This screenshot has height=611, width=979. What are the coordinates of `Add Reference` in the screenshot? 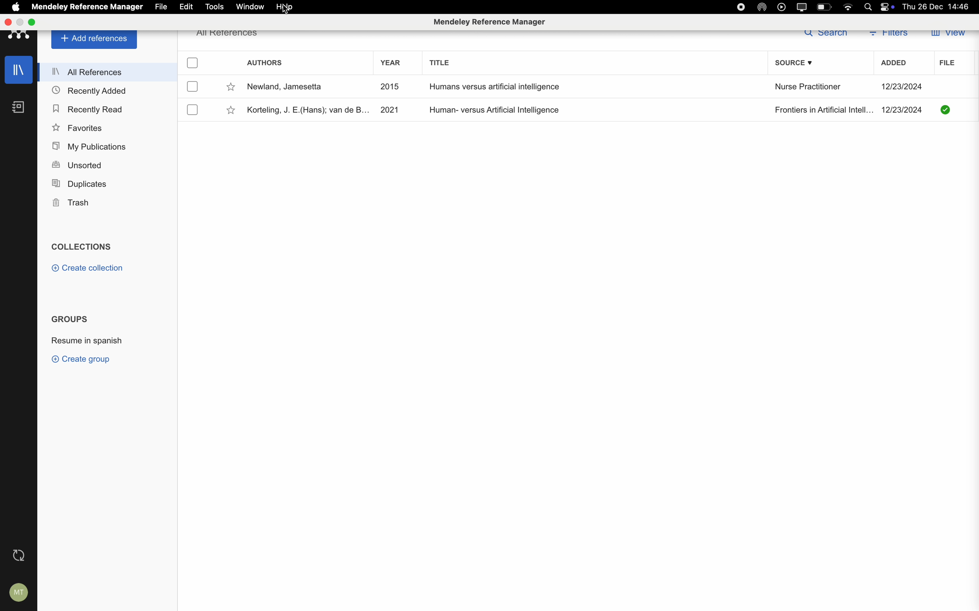 It's located at (94, 40).